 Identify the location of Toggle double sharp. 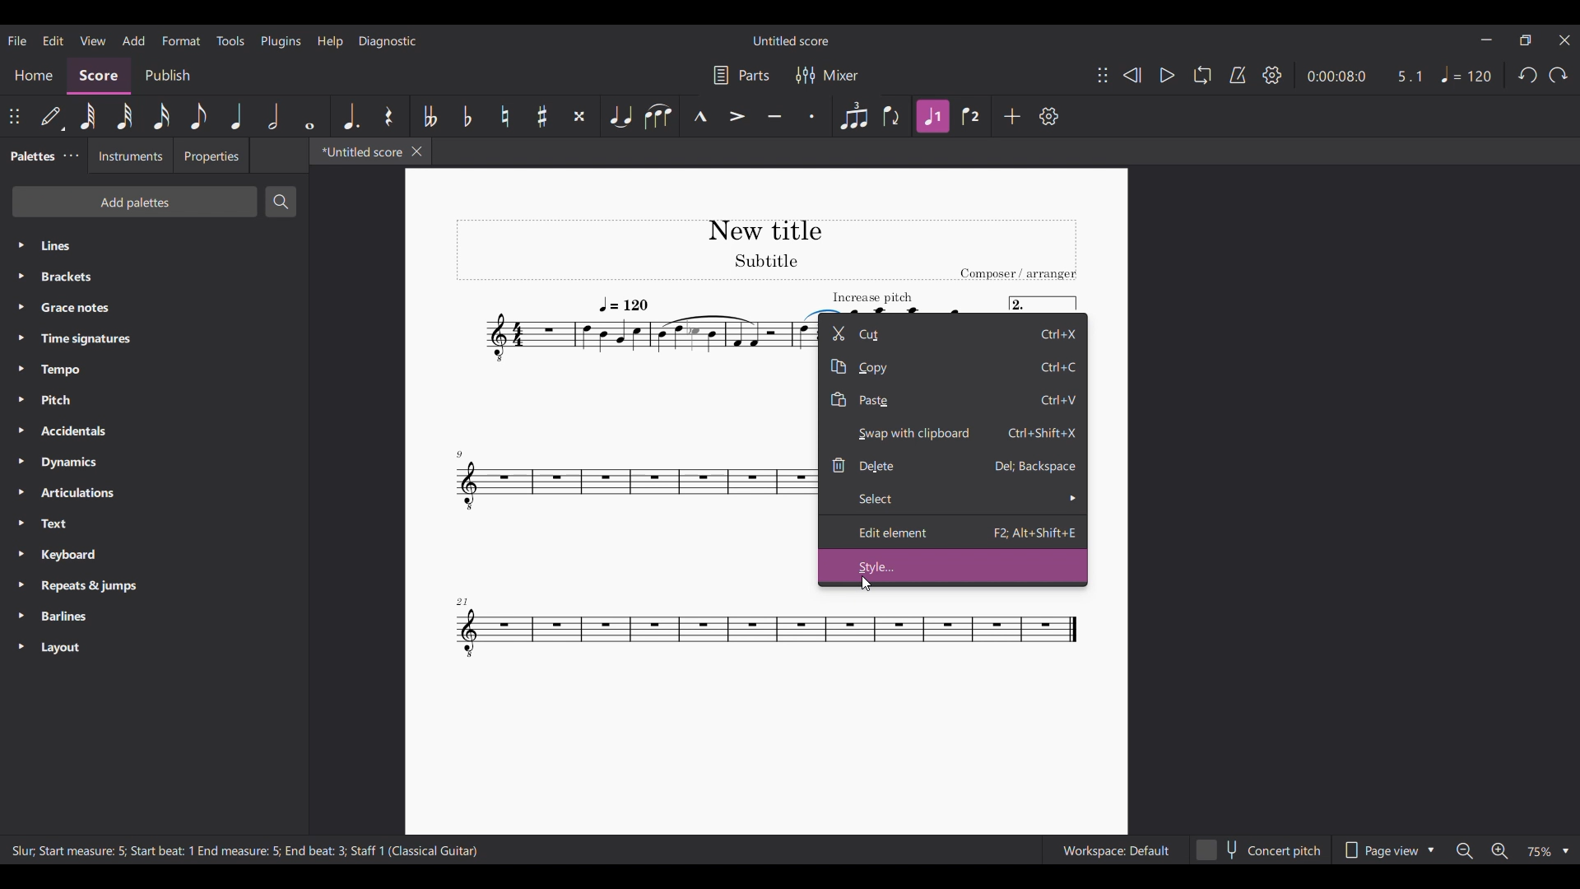
(579, 116).